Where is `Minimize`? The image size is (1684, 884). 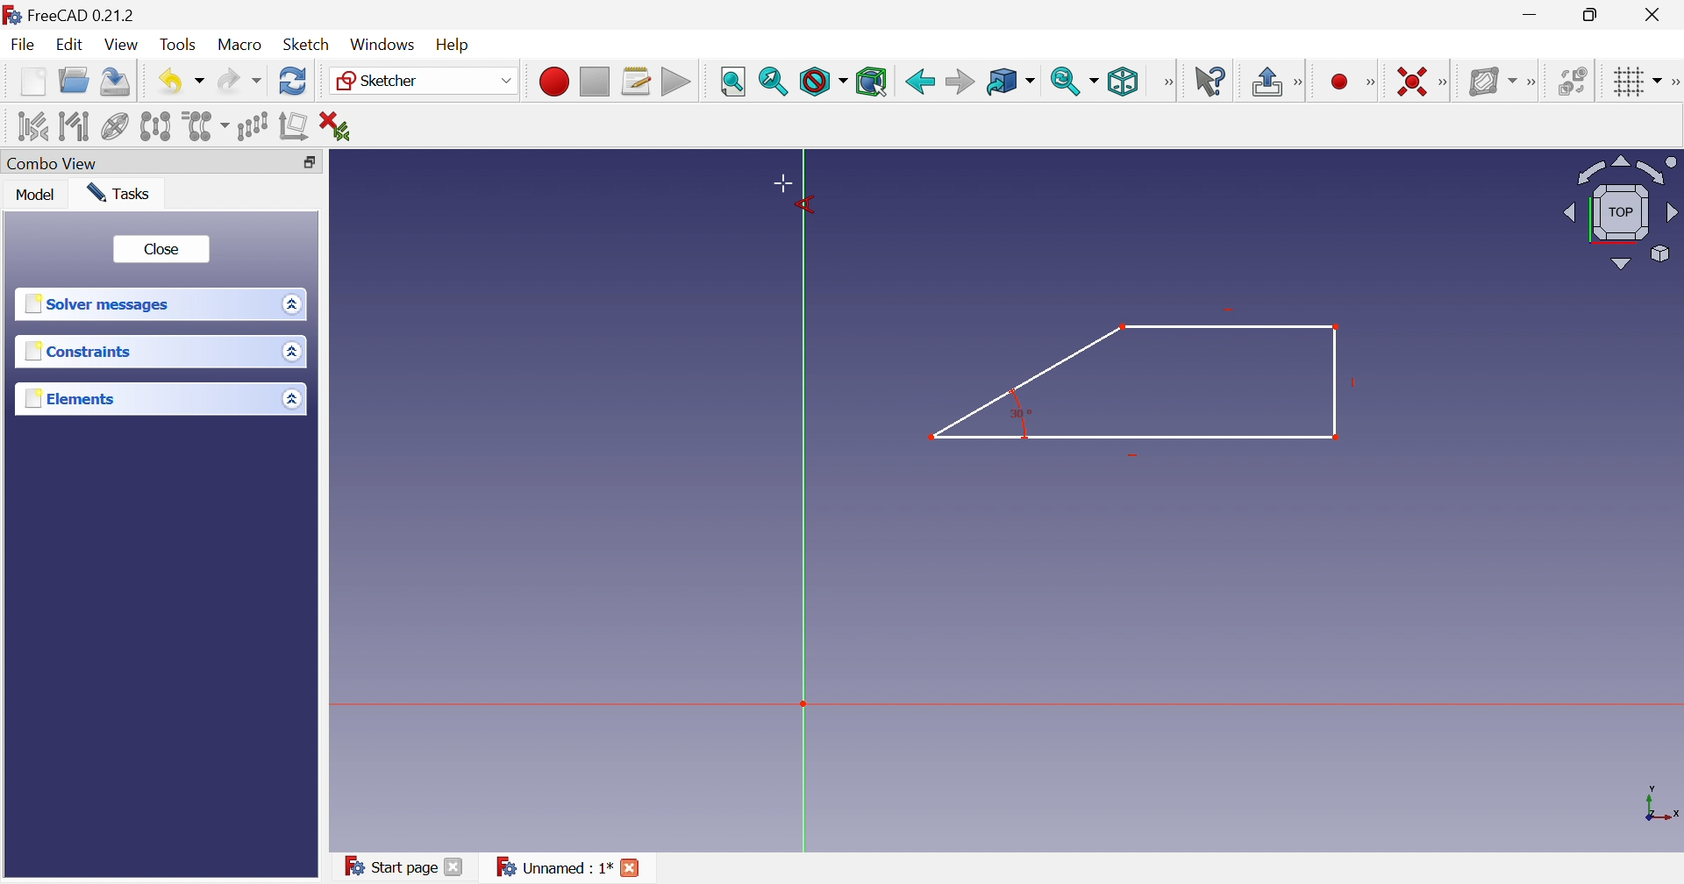
Minimize is located at coordinates (1531, 17).